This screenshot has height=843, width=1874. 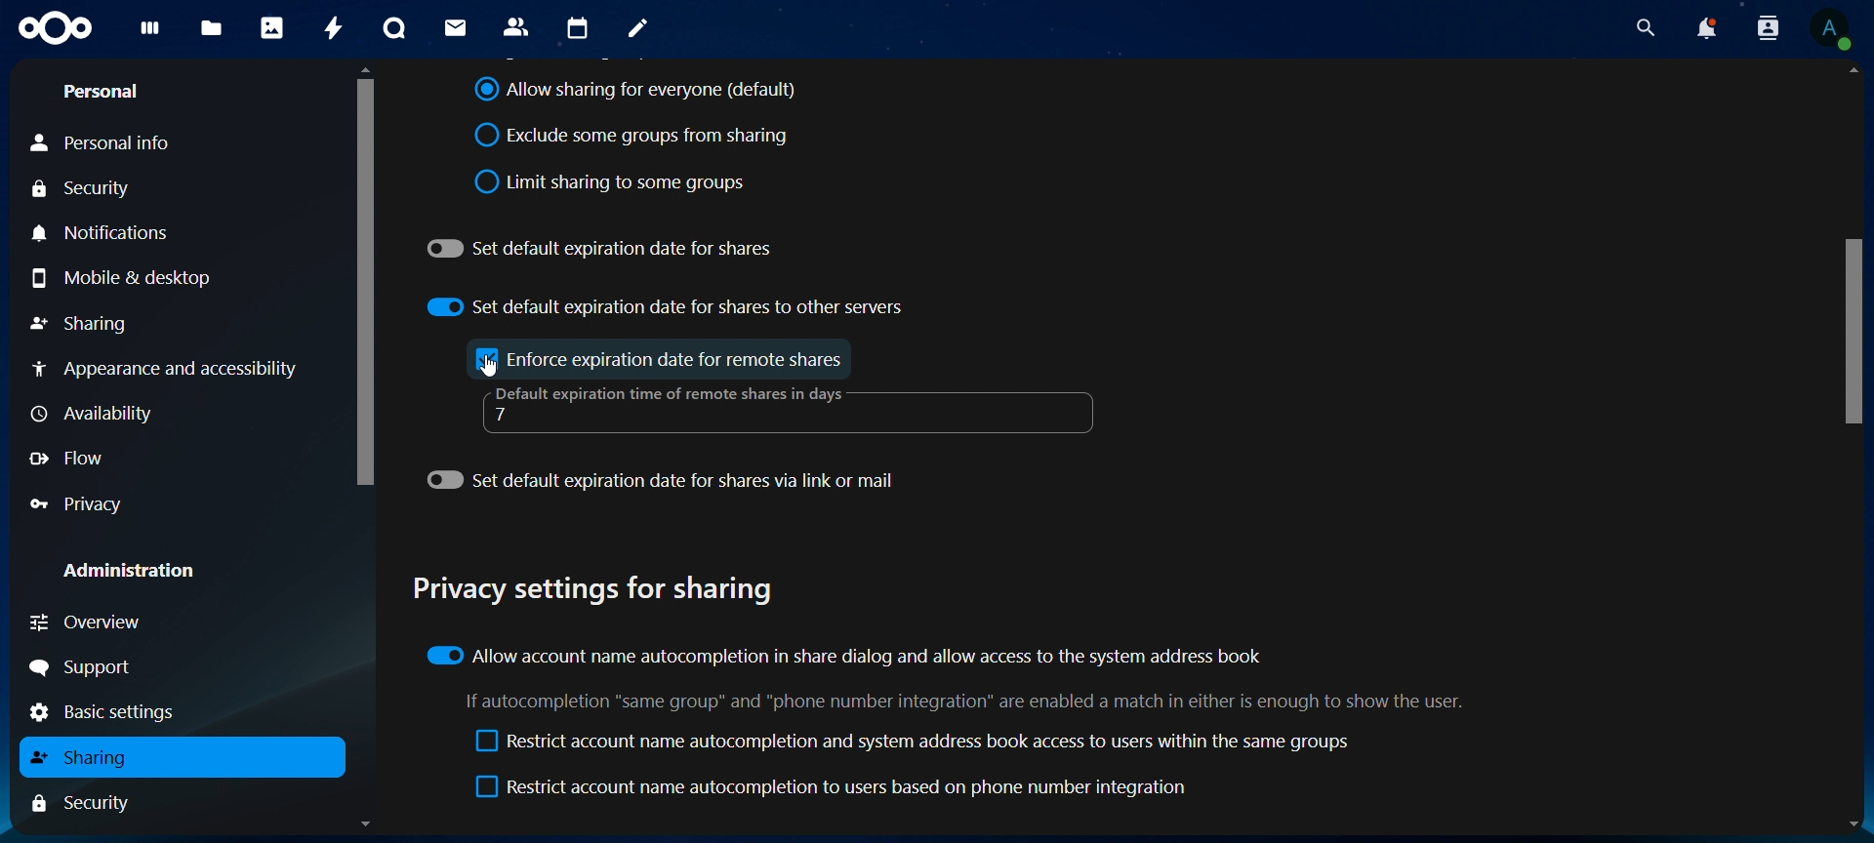 I want to click on files, so click(x=213, y=26).